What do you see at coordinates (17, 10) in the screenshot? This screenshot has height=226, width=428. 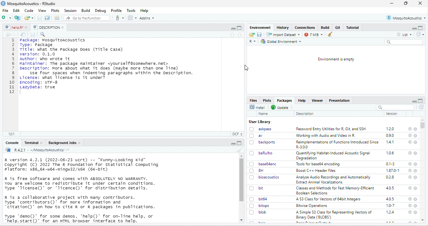 I see `Edit` at bounding box center [17, 10].